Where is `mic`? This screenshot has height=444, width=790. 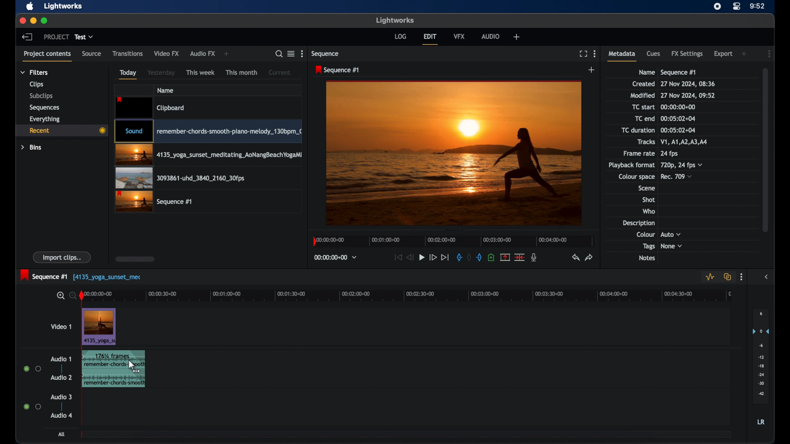
mic is located at coordinates (535, 257).